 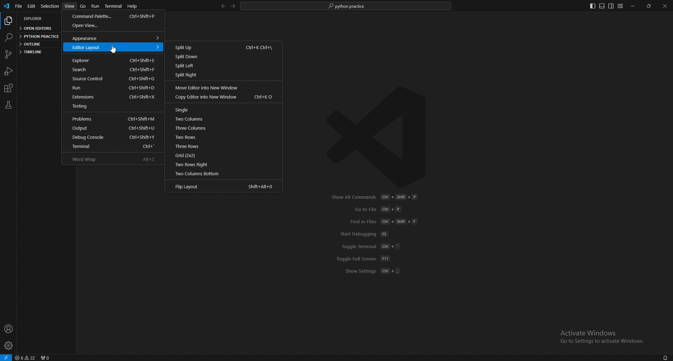 I want to click on command palette ctrl+shift+p, so click(x=111, y=16).